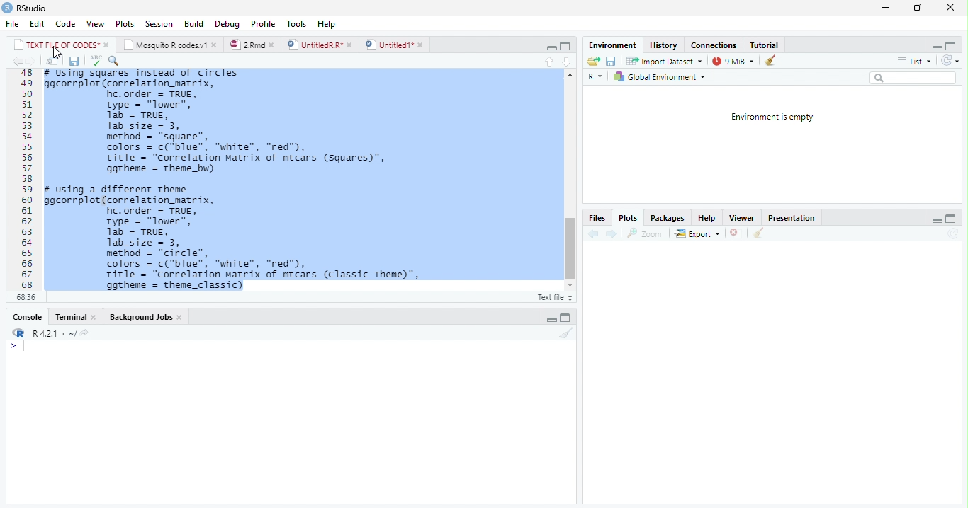 The width and height of the screenshot is (968, 508). What do you see at coordinates (569, 183) in the screenshot?
I see `vertical scroll bar` at bounding box center [569, 183].